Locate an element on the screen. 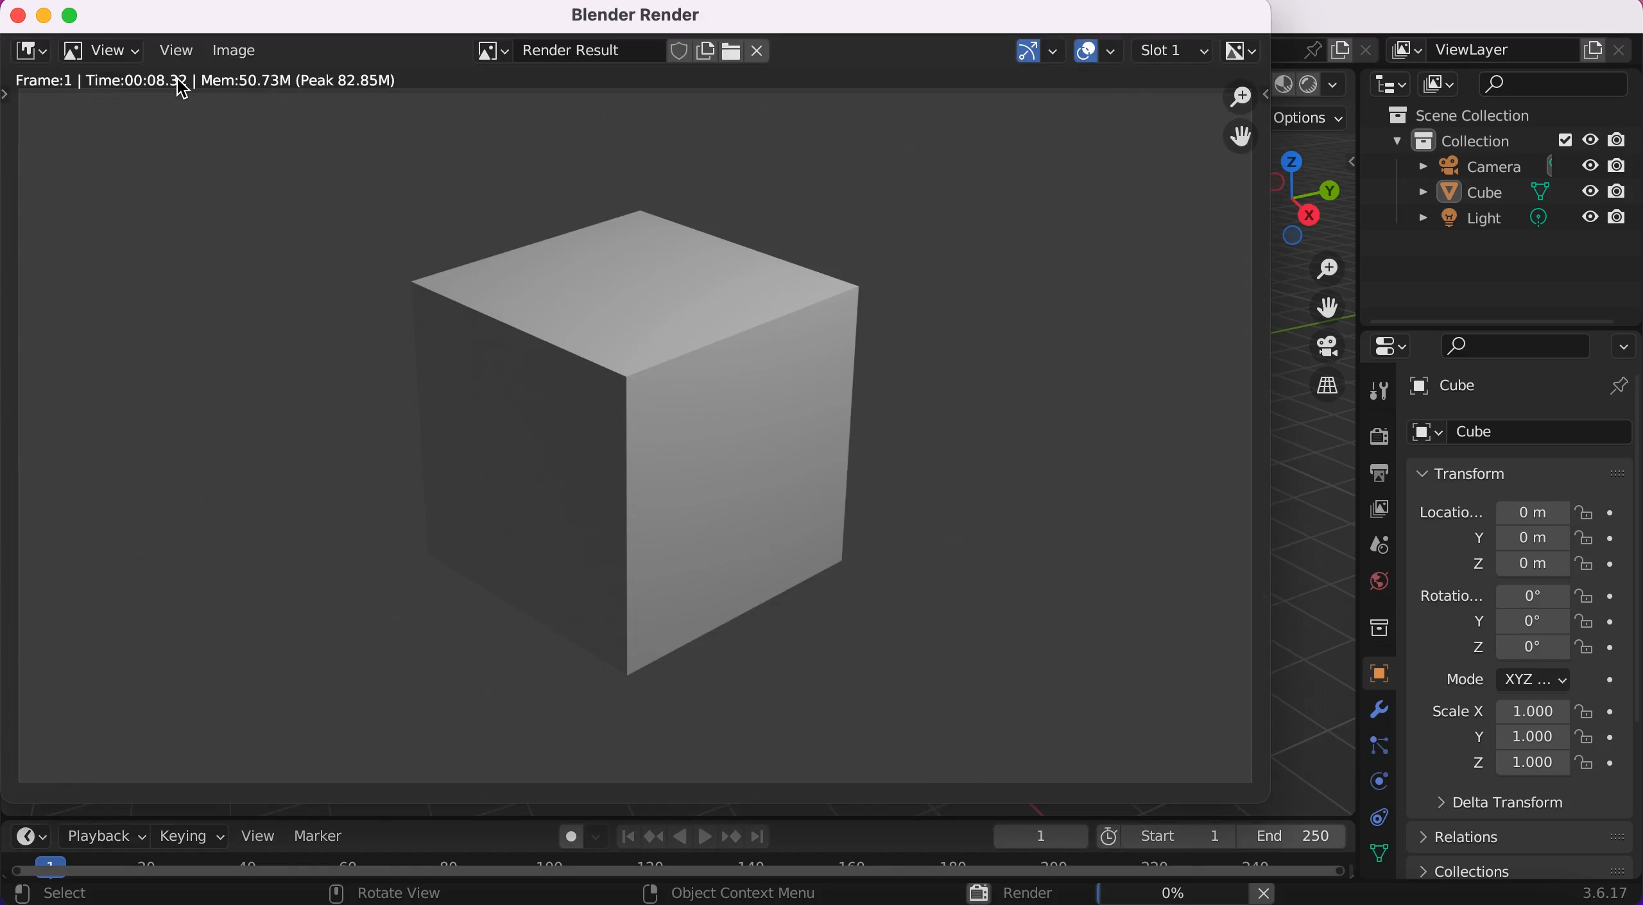 The image size is (1643, 905). lock is located at coordinates (1594, 711).